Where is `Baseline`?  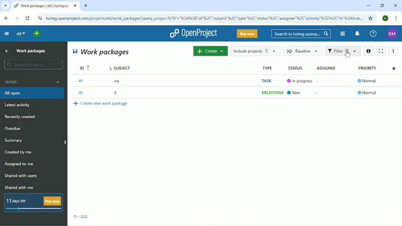
Baseline is located at coordinates (303, 51).